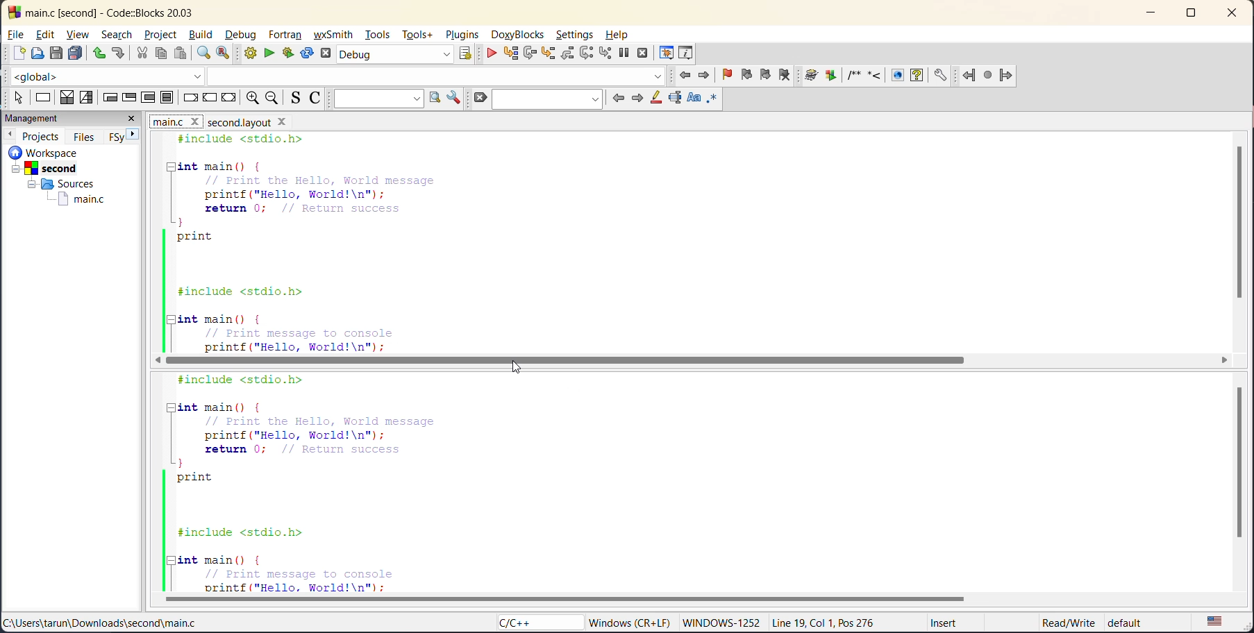  What do you see at coordinates (643, 54) in the screenshot?
I see `stop debugger` at bounding box center [643, 54].